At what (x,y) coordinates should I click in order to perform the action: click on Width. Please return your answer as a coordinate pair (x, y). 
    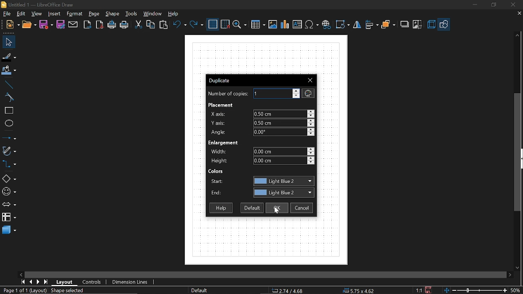
    Looking at the image, I should click on (221, 151).